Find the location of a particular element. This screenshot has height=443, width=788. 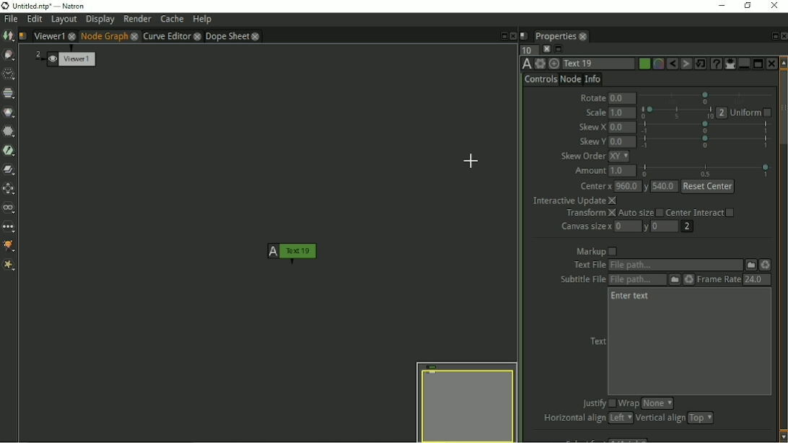

Text File is located at coordinates (675, 266).